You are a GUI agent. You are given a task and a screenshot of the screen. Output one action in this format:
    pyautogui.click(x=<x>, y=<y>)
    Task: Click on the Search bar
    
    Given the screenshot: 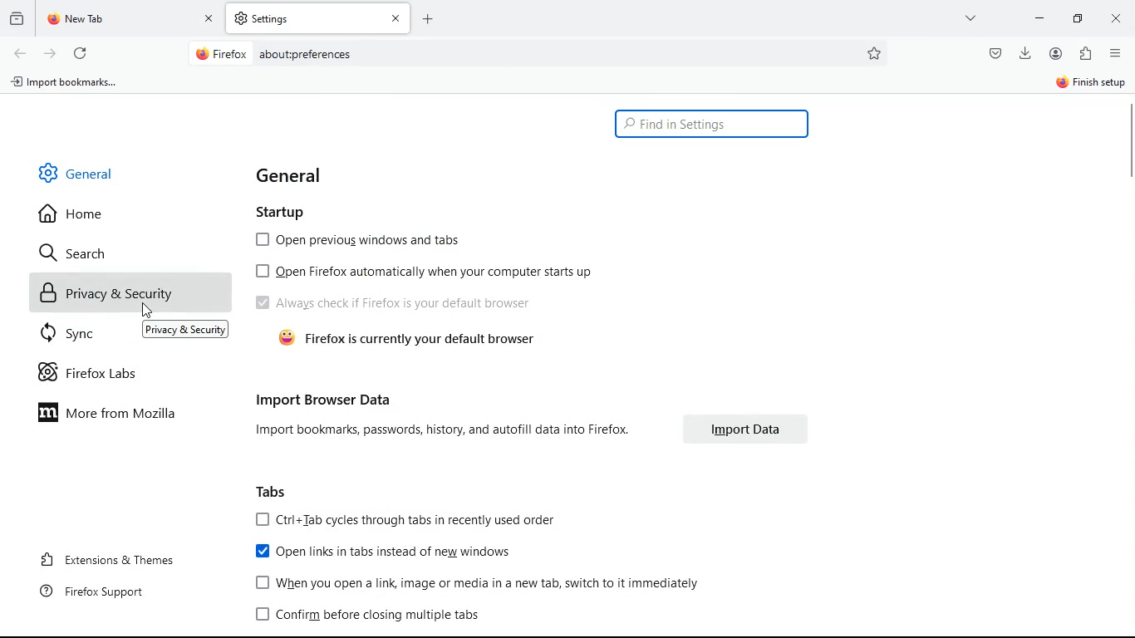 What is the action you would take?
    pyautogui.click(x=539, y=53)
    